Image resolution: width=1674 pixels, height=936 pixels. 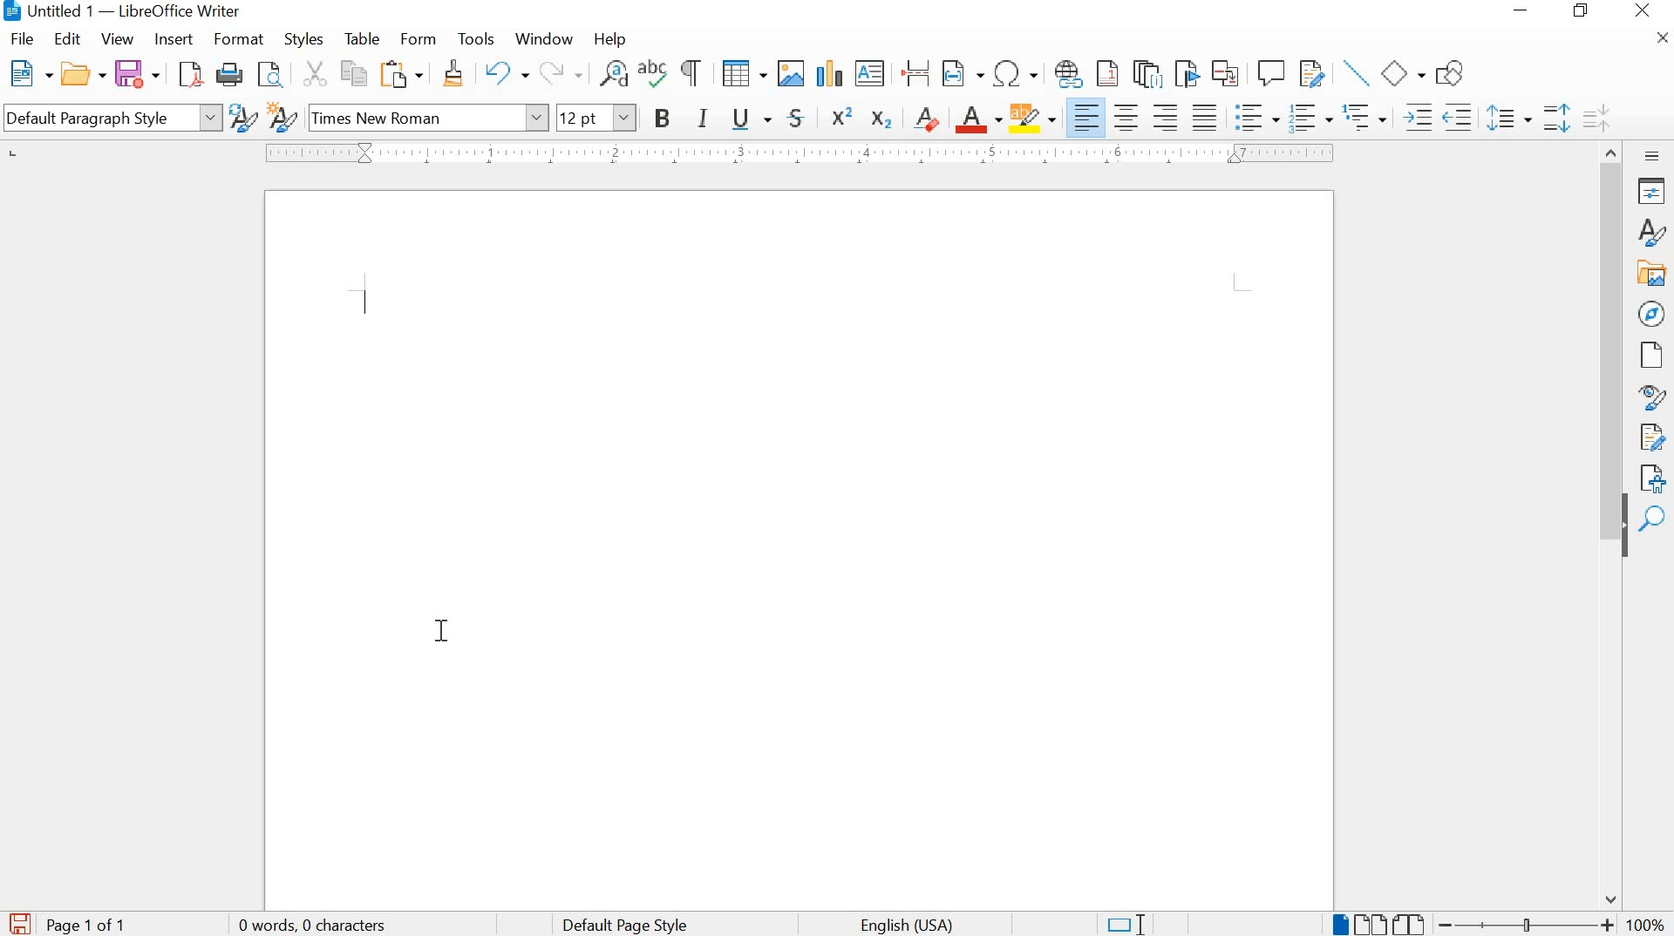 What do you see at coordinates (1613, 525) in the screenshot?
I see `SCROLLBAR` at bounding box center [1613, 525].